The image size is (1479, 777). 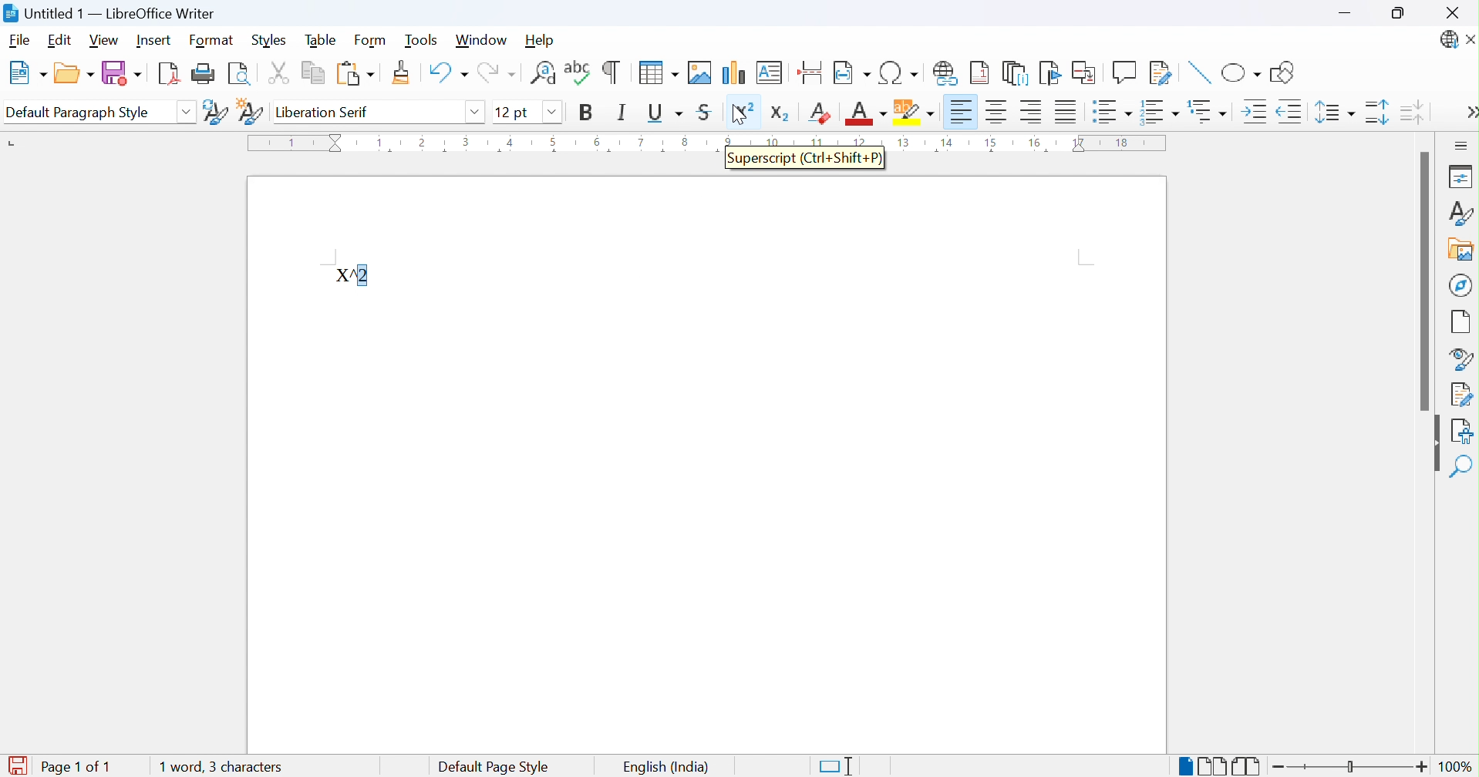 What do you see at coordinates (1450, 40) in the screenshot?
I see `LibreOffice update available` at bounding box center [1450, 40].